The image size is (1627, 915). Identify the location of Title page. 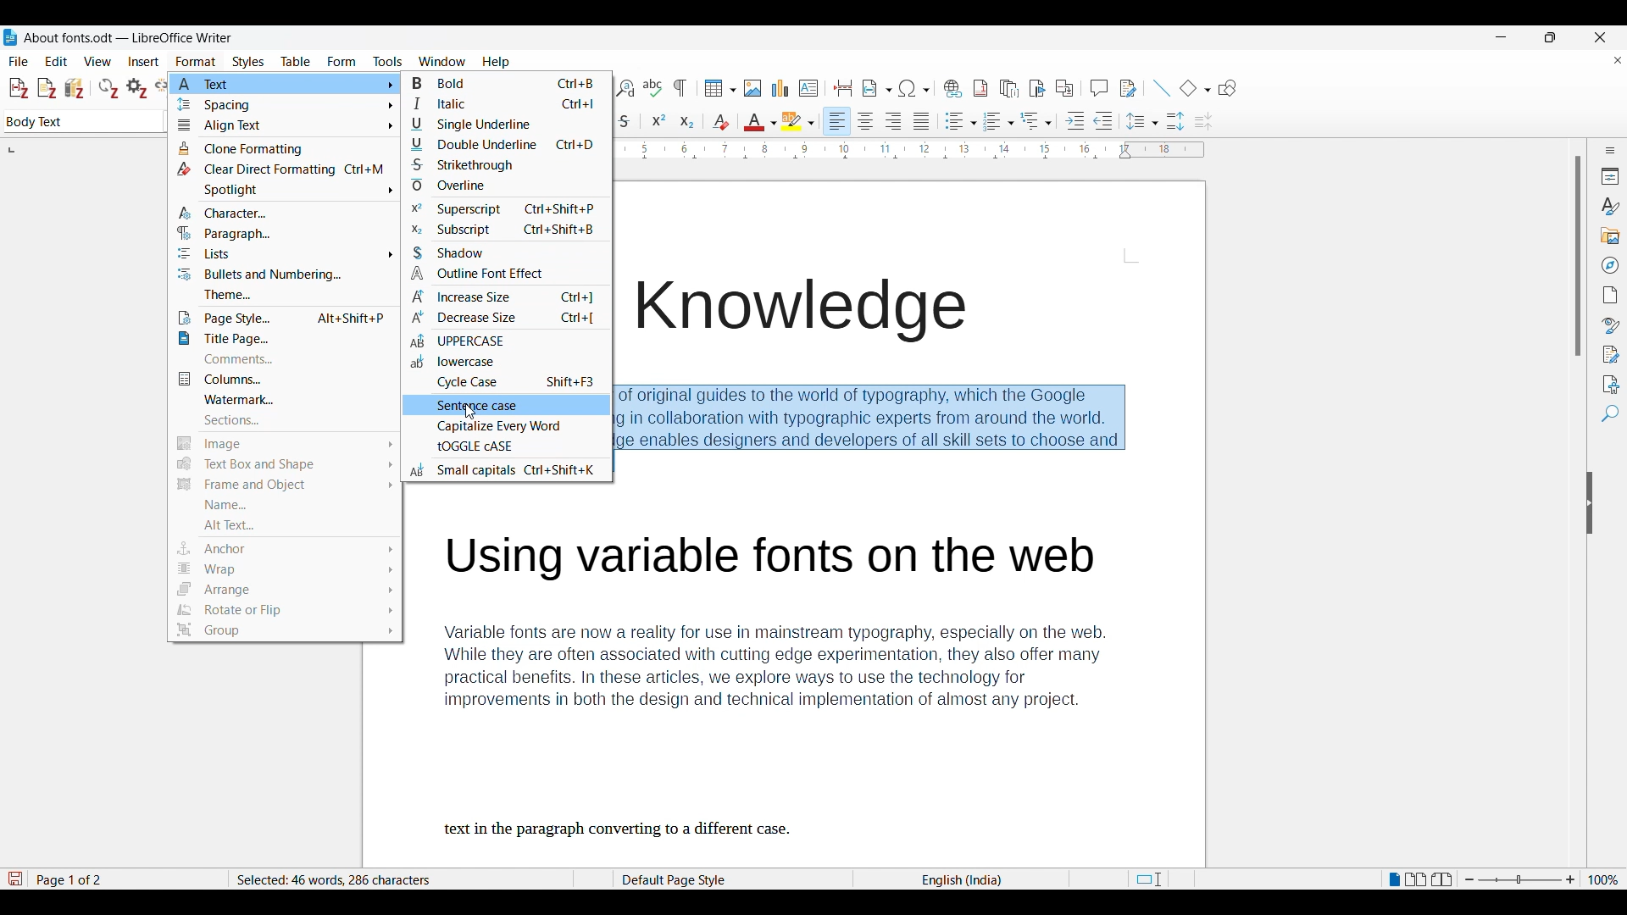
(278, 338).